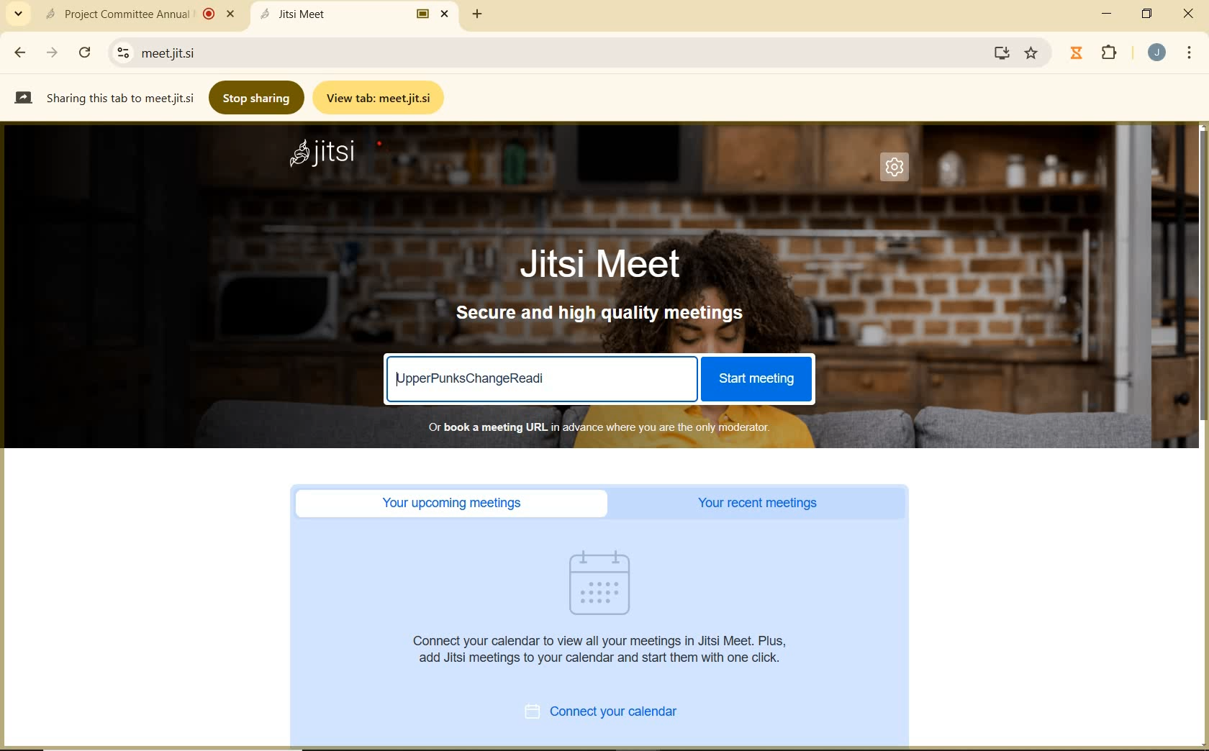 The width and height of the screenshot is (1209, 751). Describe the element at coordinates (357, 14) in the screenshot. I see `Jitsi Meet` at that location.